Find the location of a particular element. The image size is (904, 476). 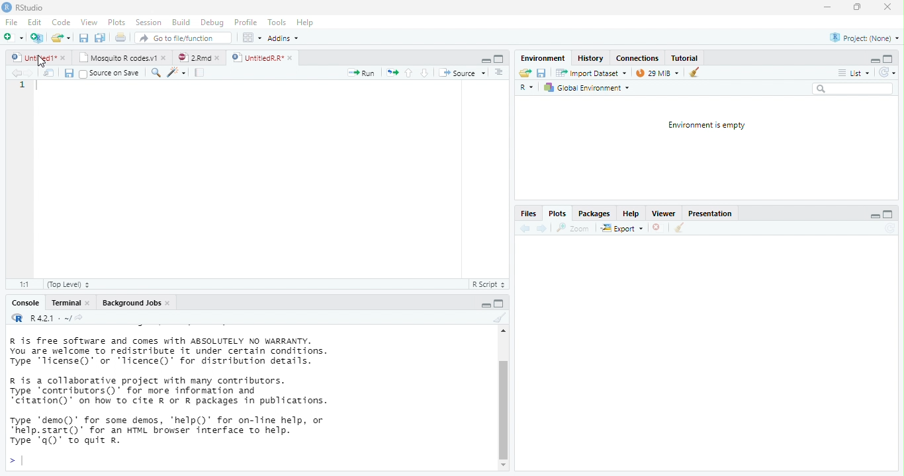

Console is located at coordinates (24, 303).